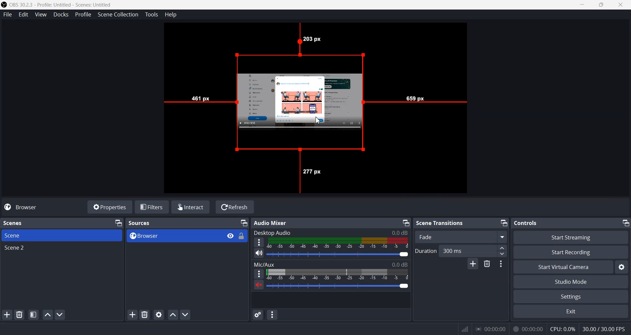  Describe the element at coordinates (62, 235) in the screenshot. I see `Scene` at that location.